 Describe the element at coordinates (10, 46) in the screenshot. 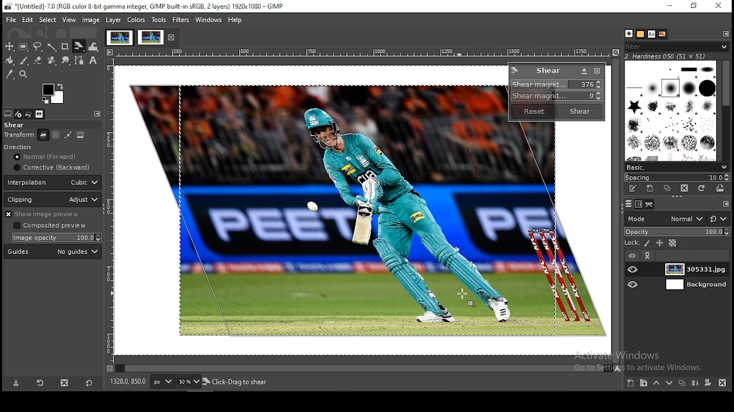

I see `selection tool` at that location.